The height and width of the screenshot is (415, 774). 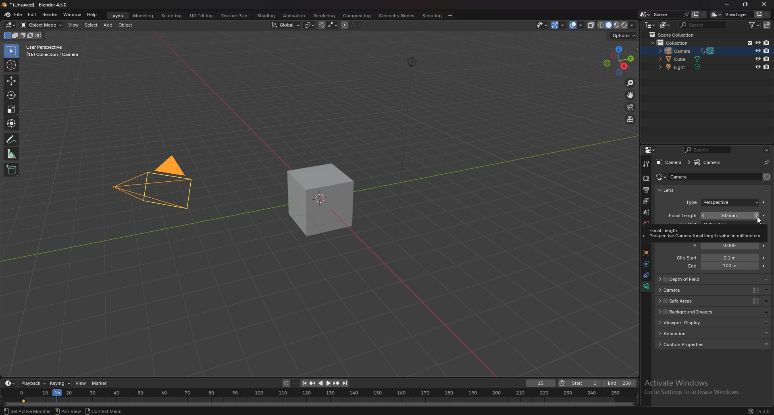 What do you see at coordinates (24, 411) in the screenshot?
I see `` at bounding box center [24, 411].